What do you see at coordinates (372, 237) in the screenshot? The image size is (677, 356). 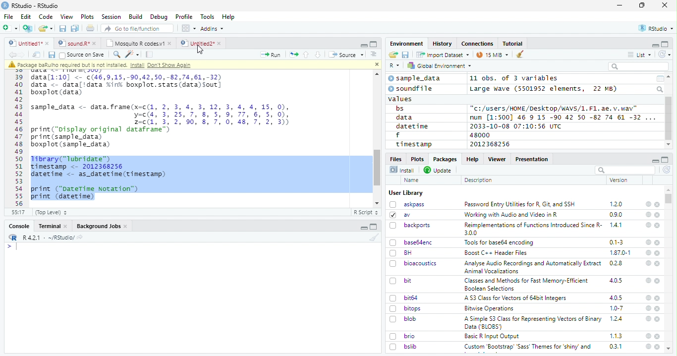 I see `clear workspace` at bounding box center [372, 237].